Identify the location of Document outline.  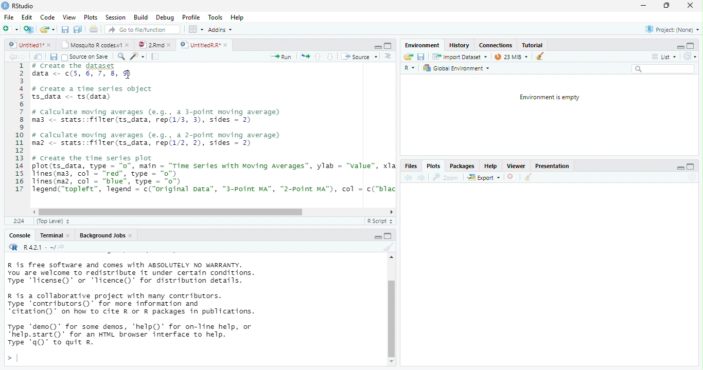
(389, 57).